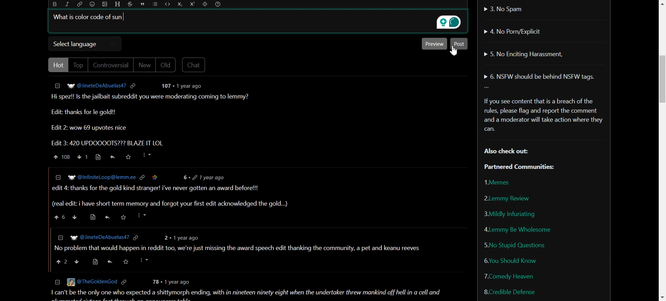  Describe the element at coordinates (660, 150) in the screenshot. I see `Vertical Scroll bar` at that location.